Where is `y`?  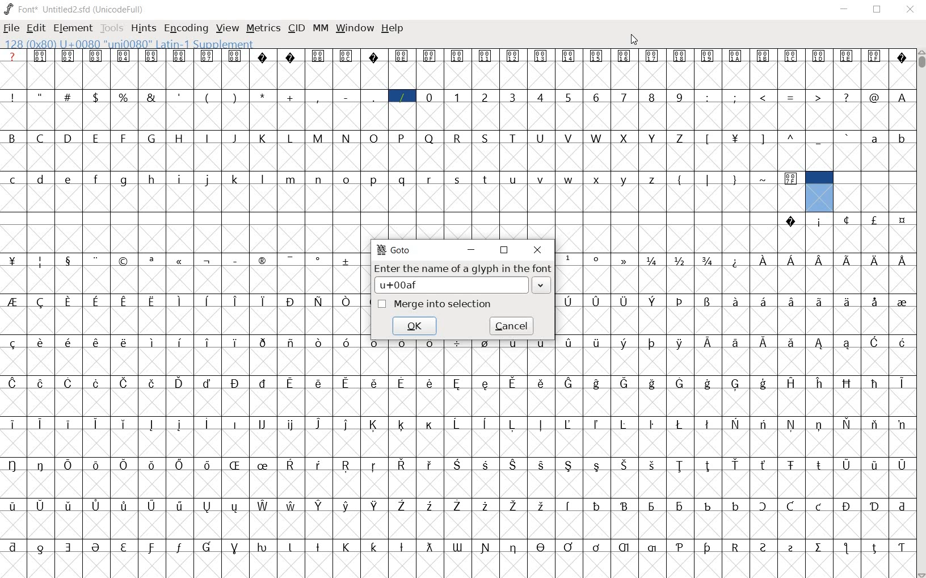
y is located at coordinates (625, 179).